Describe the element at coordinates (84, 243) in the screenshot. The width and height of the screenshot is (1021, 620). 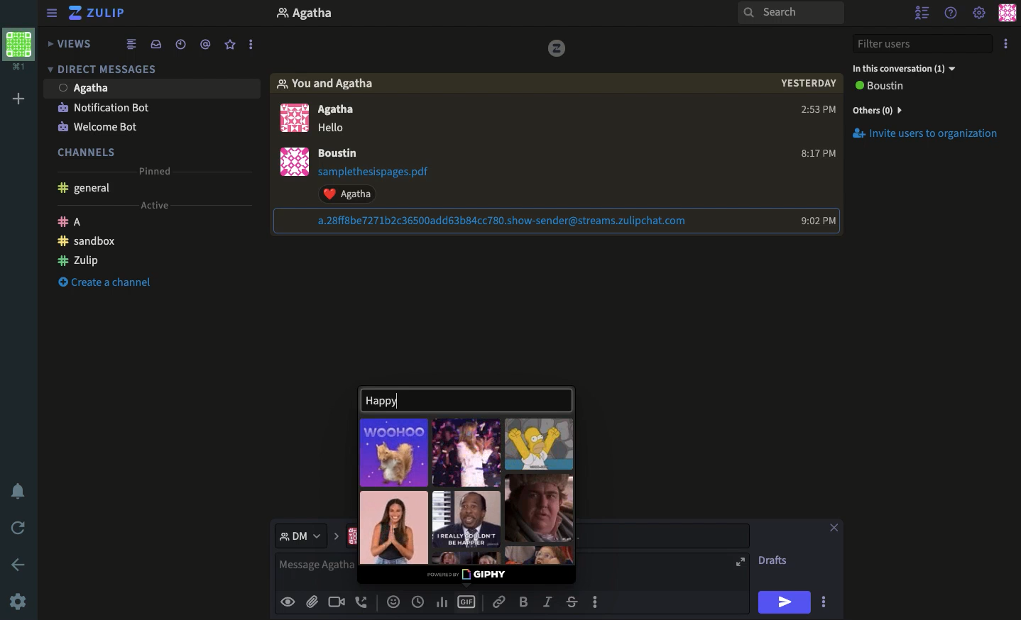
I see `Sandbox` at that location.